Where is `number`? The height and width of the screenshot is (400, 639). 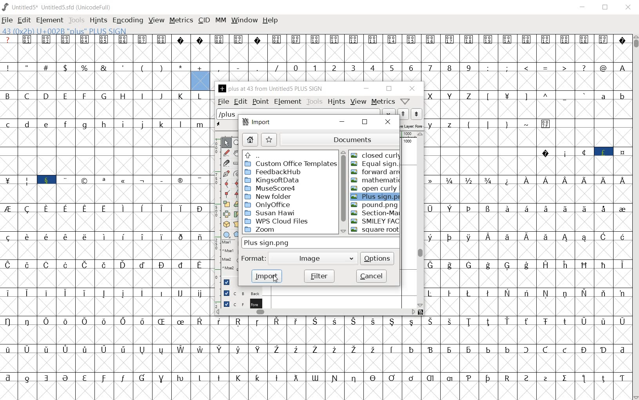
number is located at coordinates (383, 73).